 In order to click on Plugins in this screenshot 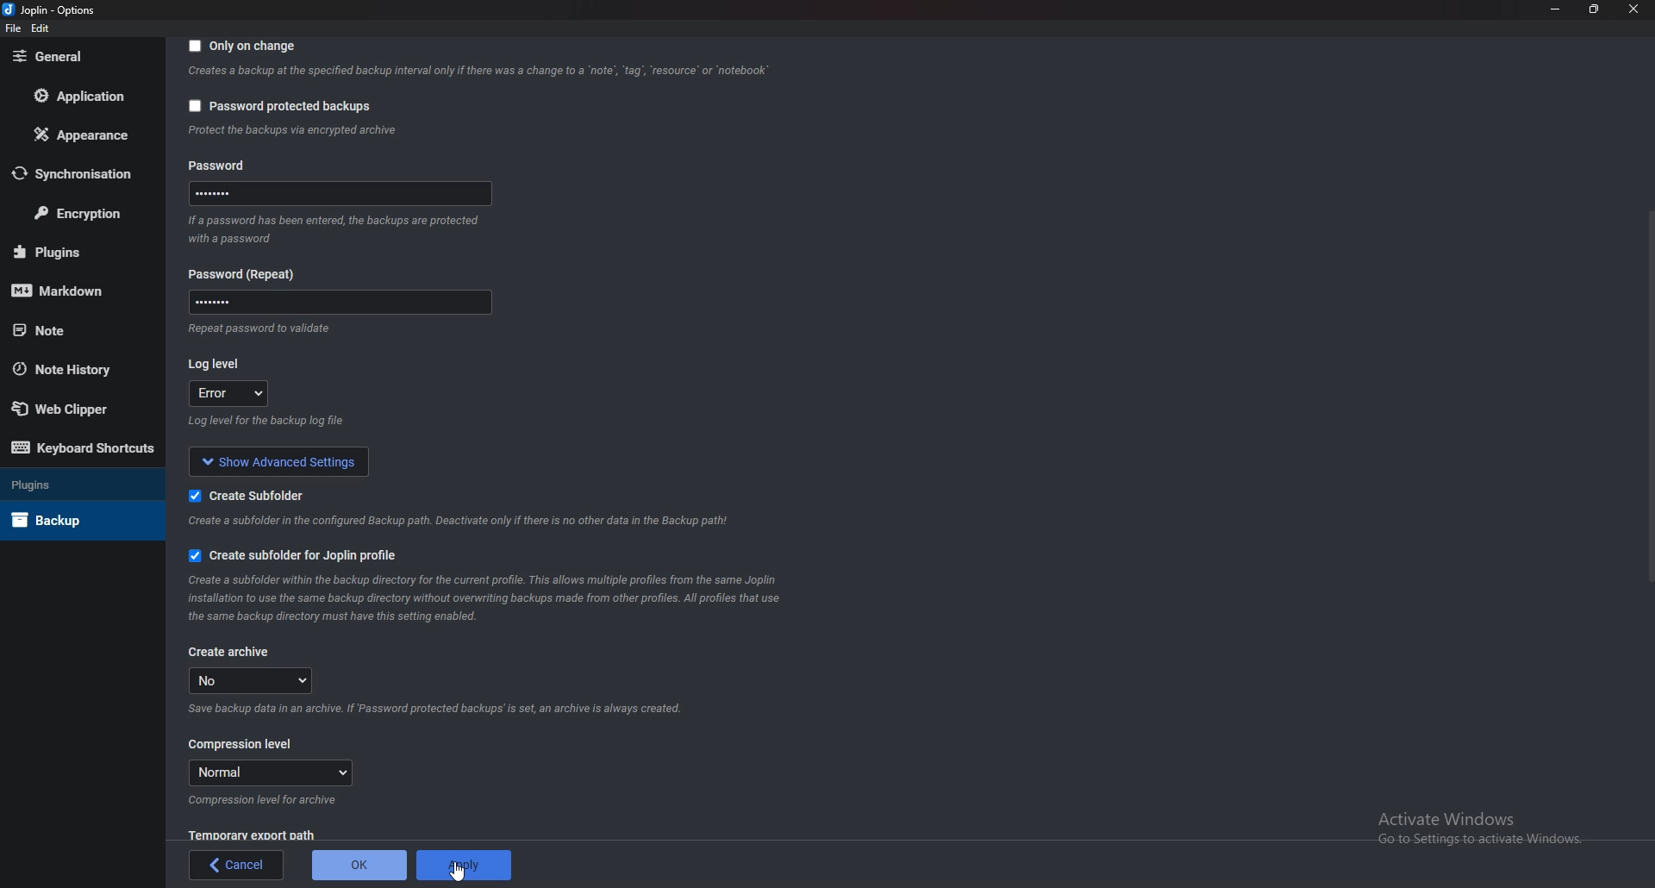, I will do `click(73, 486)`.